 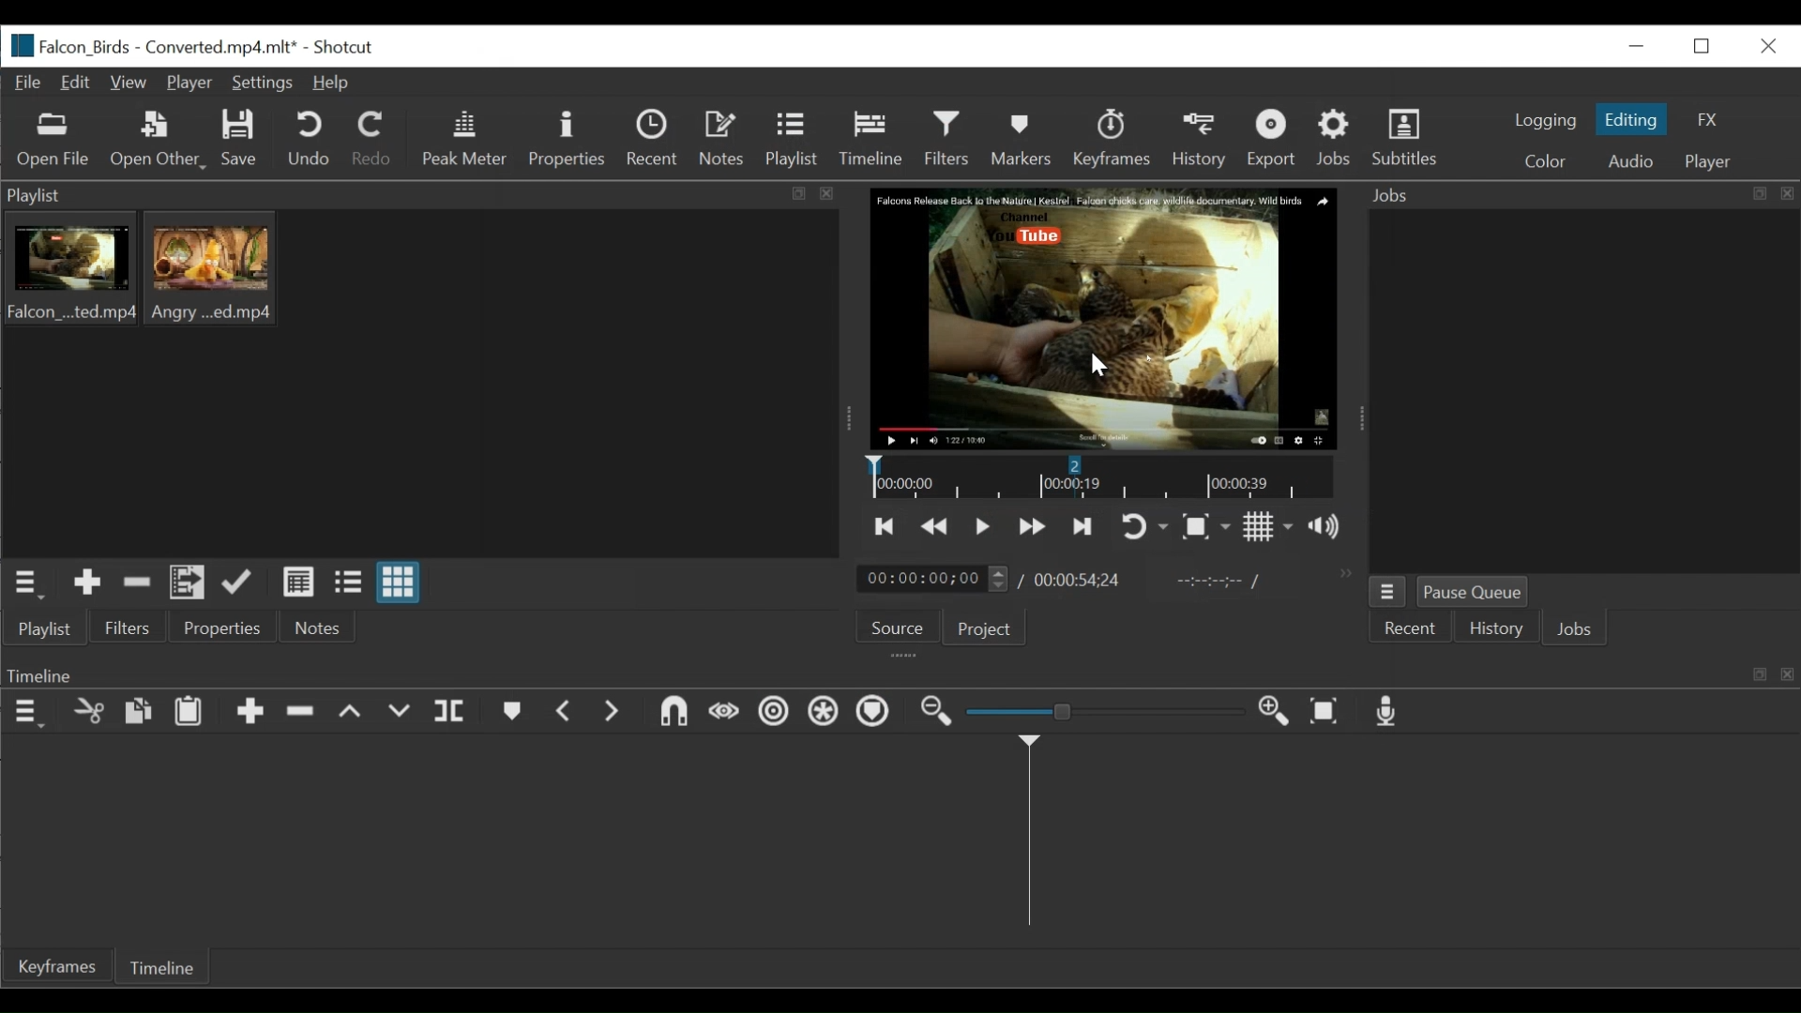 What do you see at coordinates (948, 138) in the screenshot?
I see `Filters` at bounding box center [948, 138].